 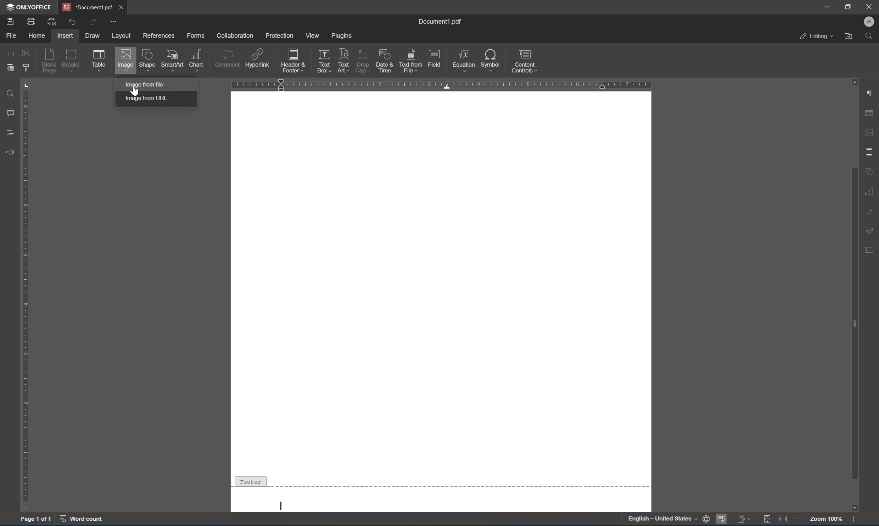 What do you see at coordinates (148, 84) in the screenshot?
I see `image from file` at bounding box center [148, 84].